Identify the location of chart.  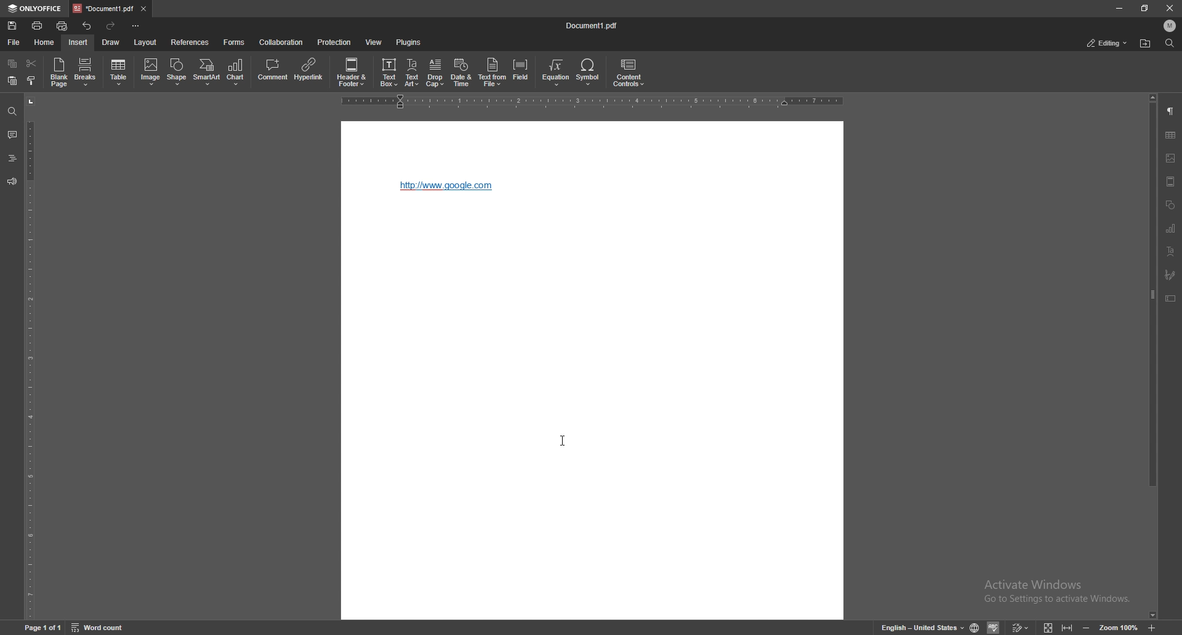
(236, 73).